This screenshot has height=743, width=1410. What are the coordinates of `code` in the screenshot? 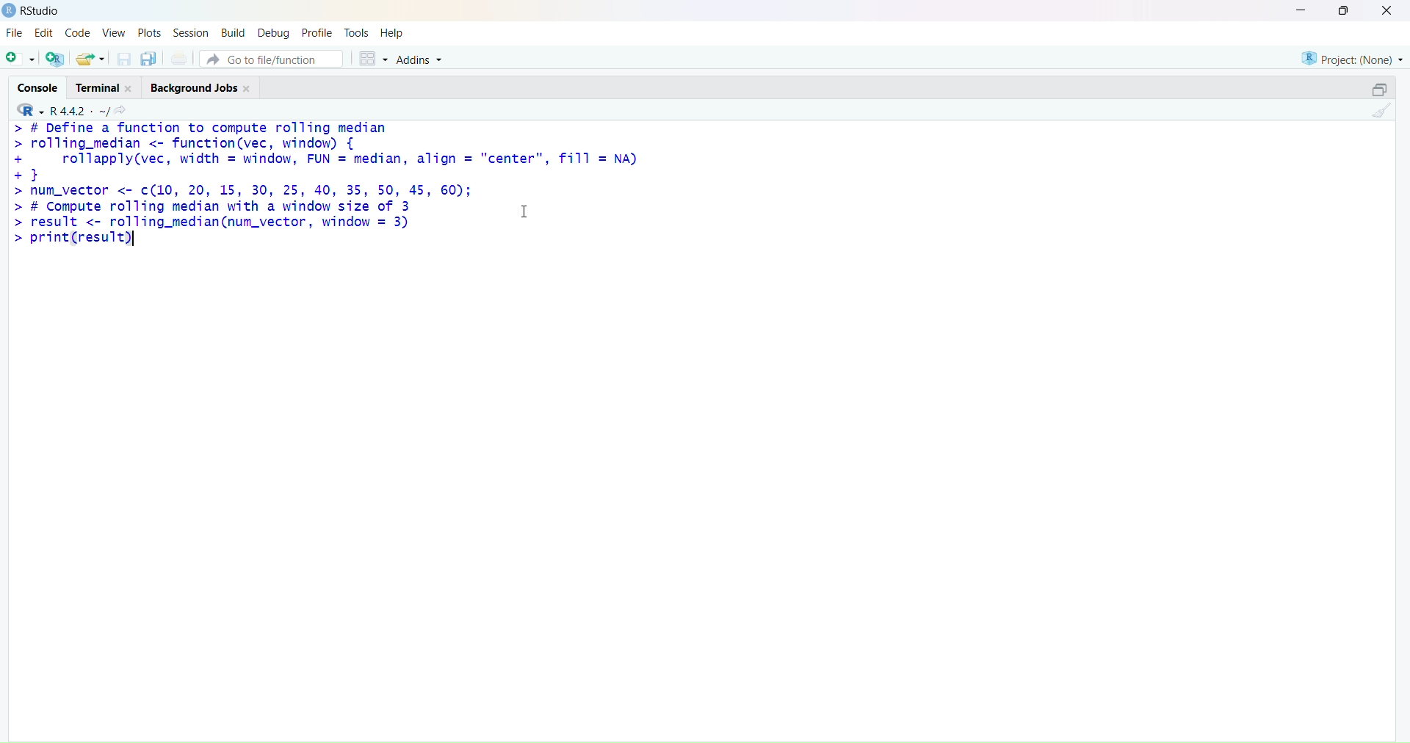 It's located at (79, 32).